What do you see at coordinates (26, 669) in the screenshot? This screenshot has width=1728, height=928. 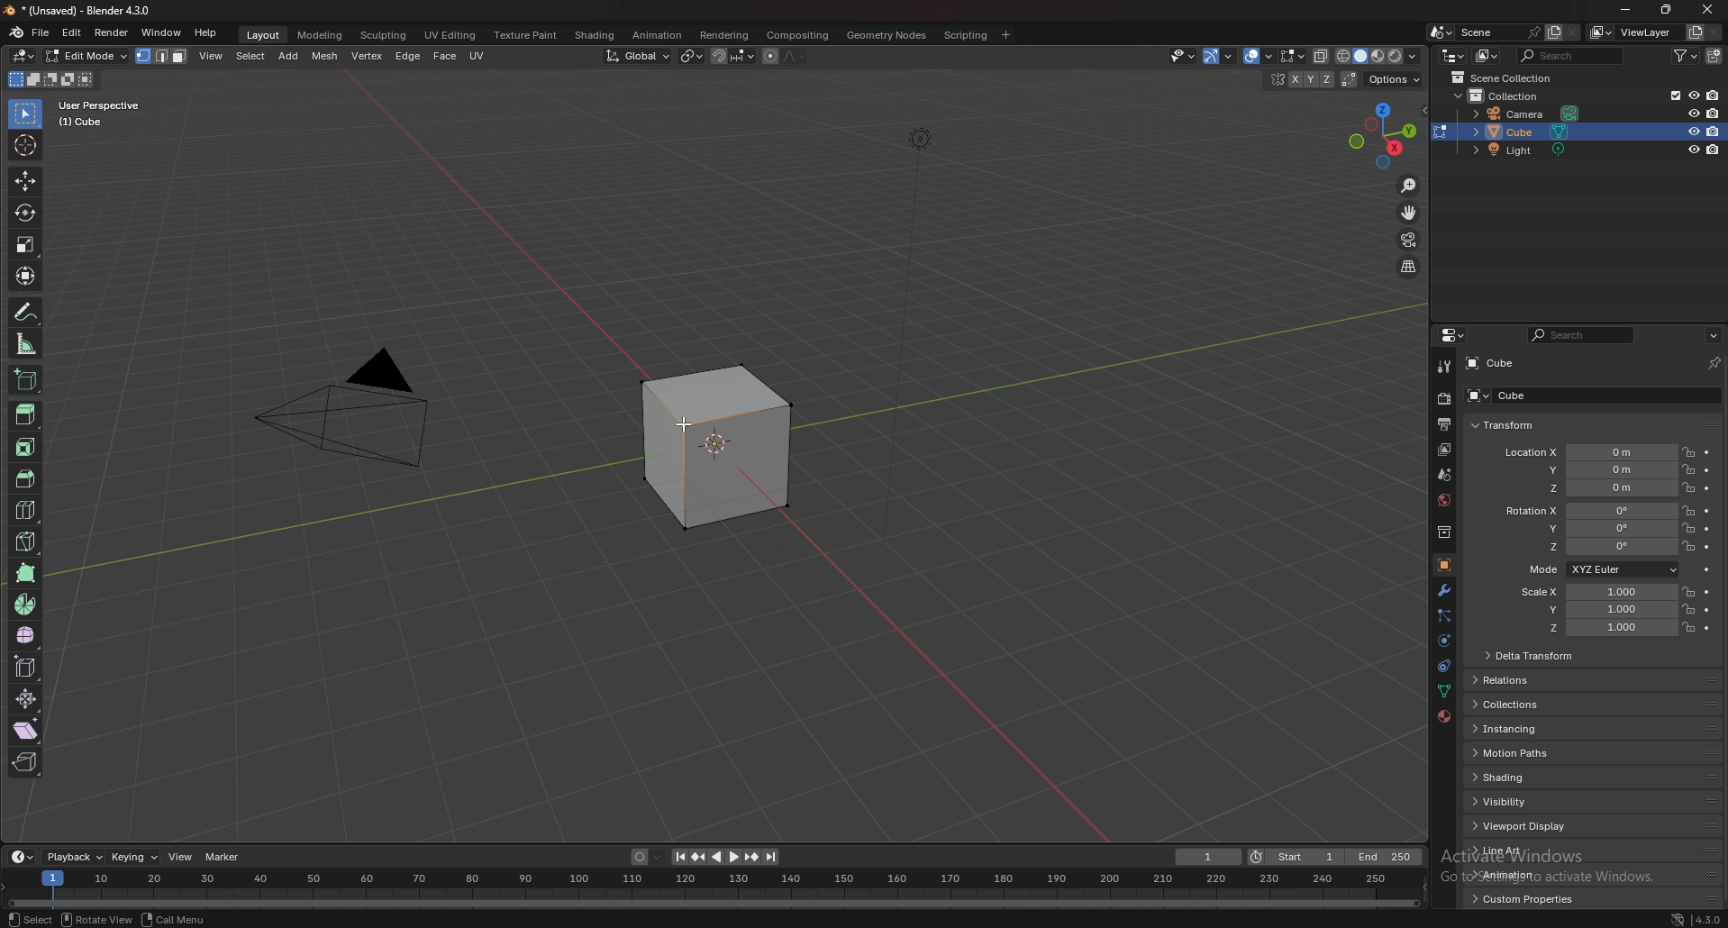 I see `edge slide` at bounding box center [26, 669].